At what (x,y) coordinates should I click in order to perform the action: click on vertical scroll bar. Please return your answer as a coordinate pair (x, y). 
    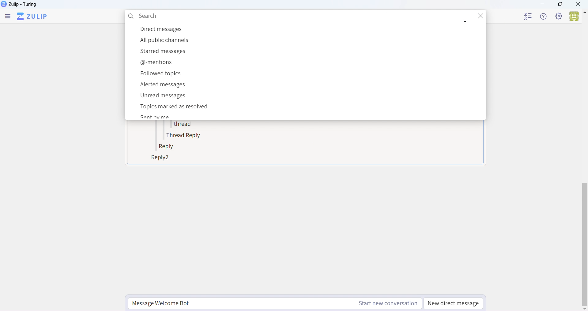
    Looking at the image, I should click on (584, 245).